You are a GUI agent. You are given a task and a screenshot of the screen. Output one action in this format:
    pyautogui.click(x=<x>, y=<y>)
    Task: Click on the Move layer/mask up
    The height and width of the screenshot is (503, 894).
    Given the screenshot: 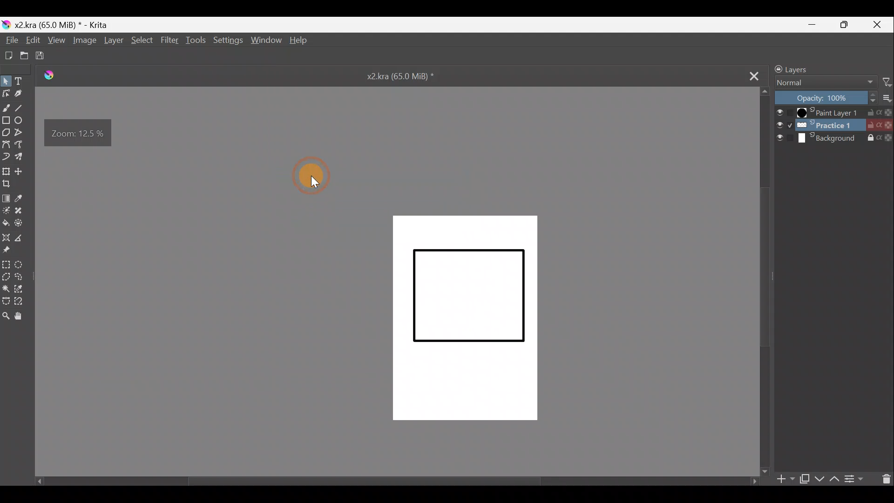 What is the action you would take?
    pyautogui.click(x=834, y=480)
    